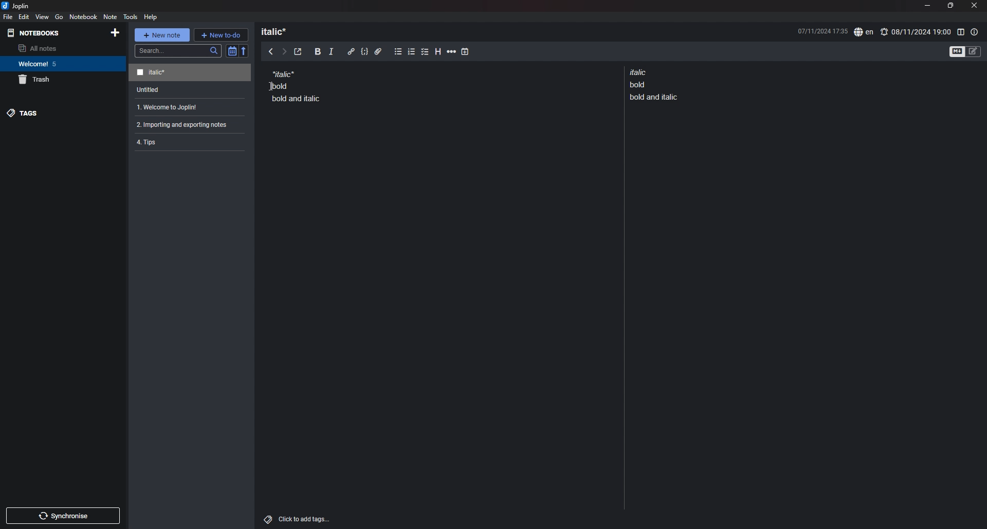  I want to click on tools, so click(131, 16).